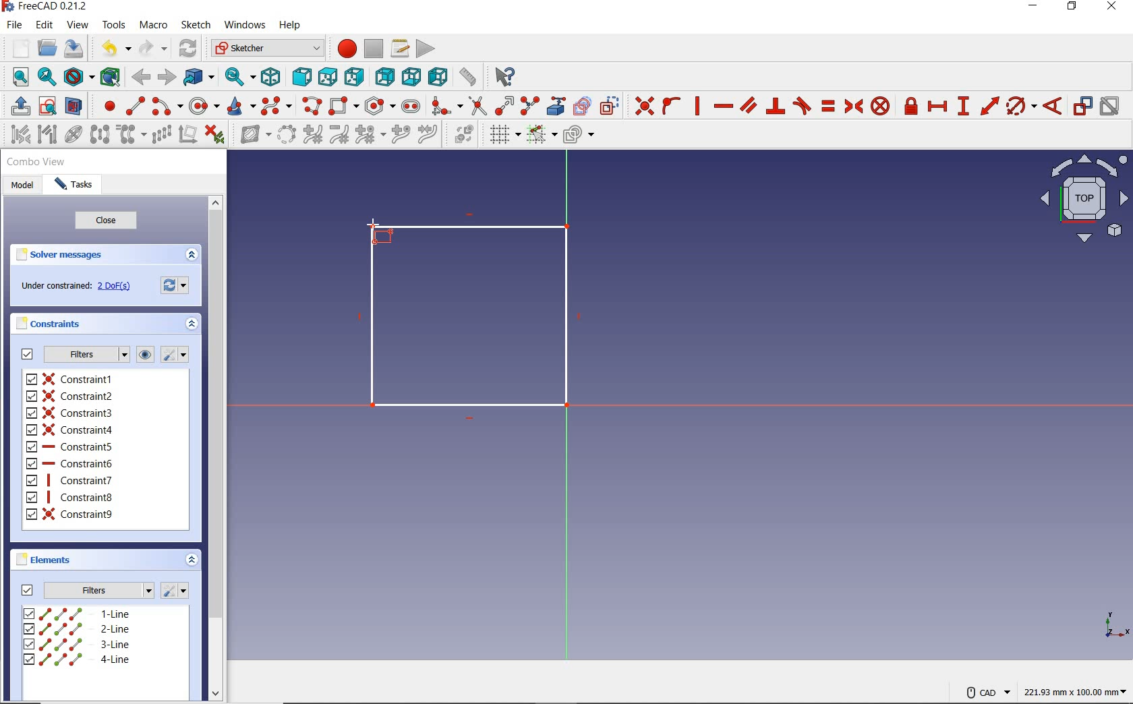  What do you see at coordinates (93, 379) in the screenshot?
I see `constraint1` at bounding box center [93, 379].